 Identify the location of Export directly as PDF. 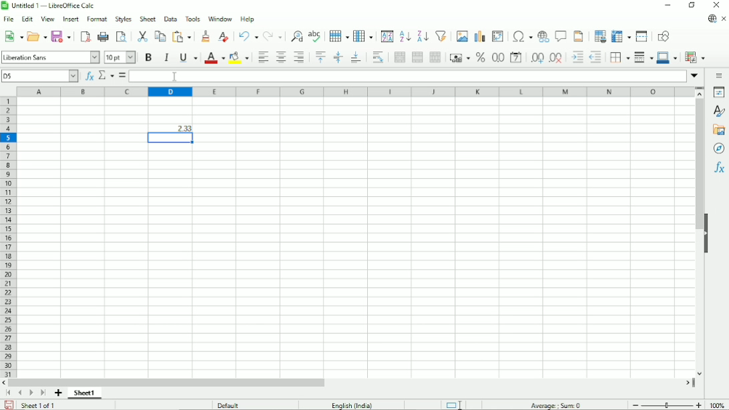
(86, 37).